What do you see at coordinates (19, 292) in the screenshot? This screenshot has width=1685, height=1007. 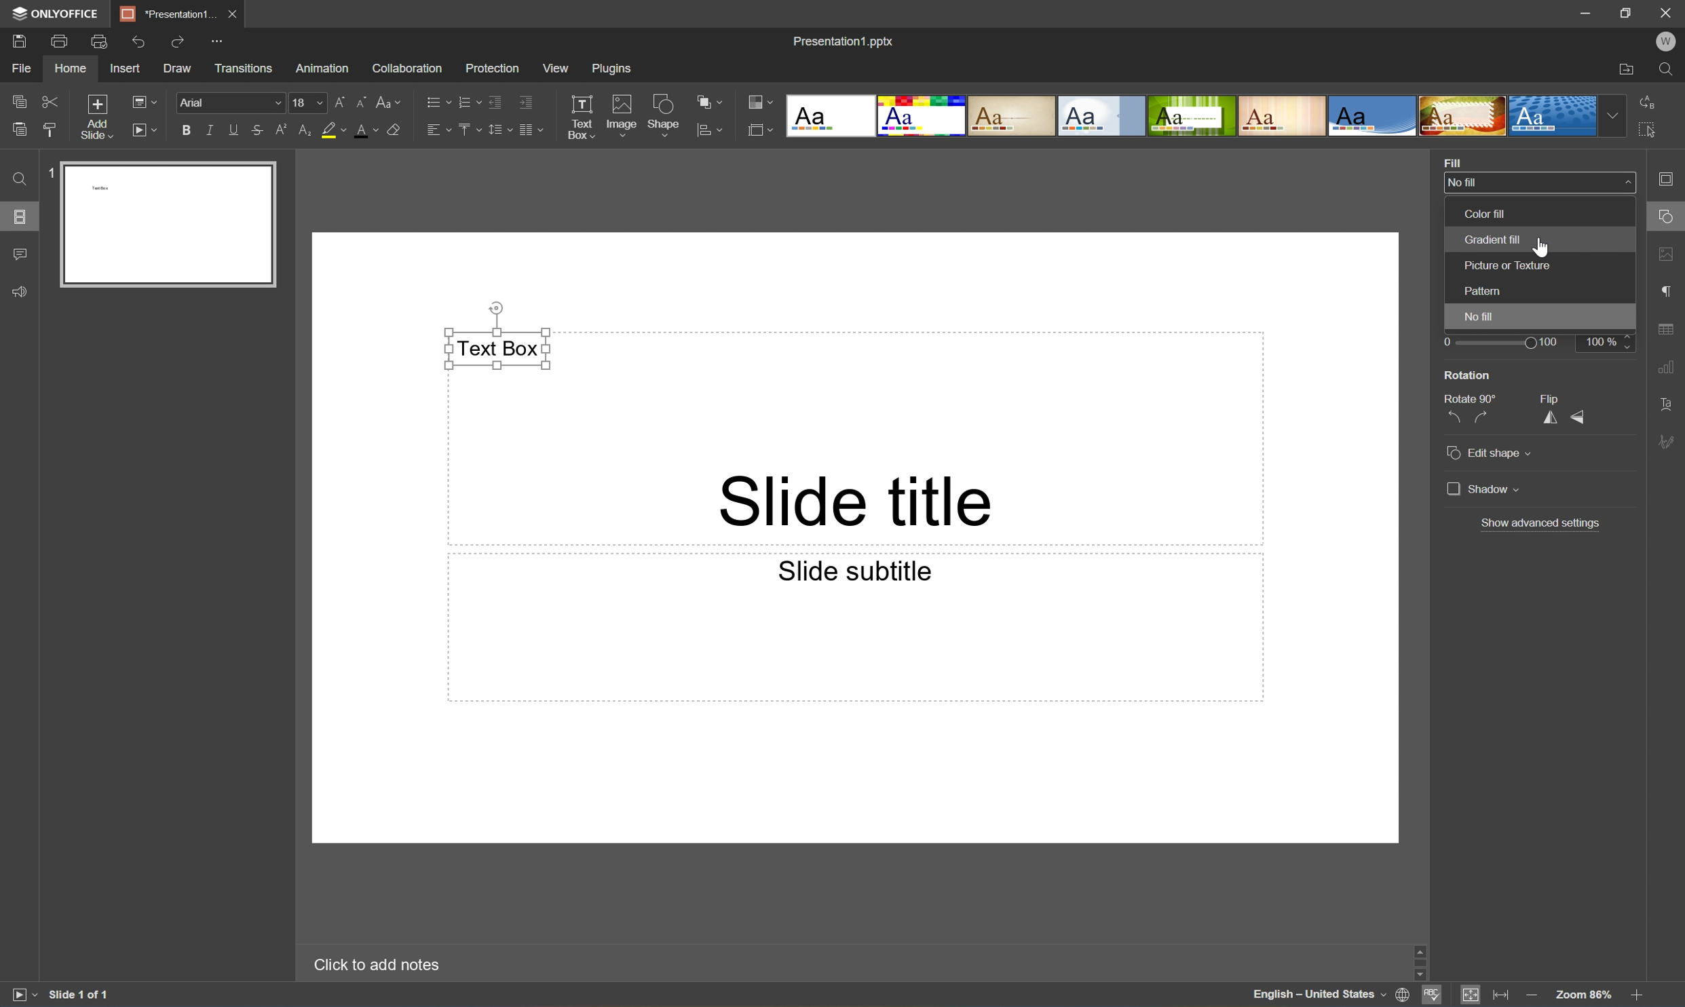 I see `Feedback & Support` at bounding box center [19, 292].